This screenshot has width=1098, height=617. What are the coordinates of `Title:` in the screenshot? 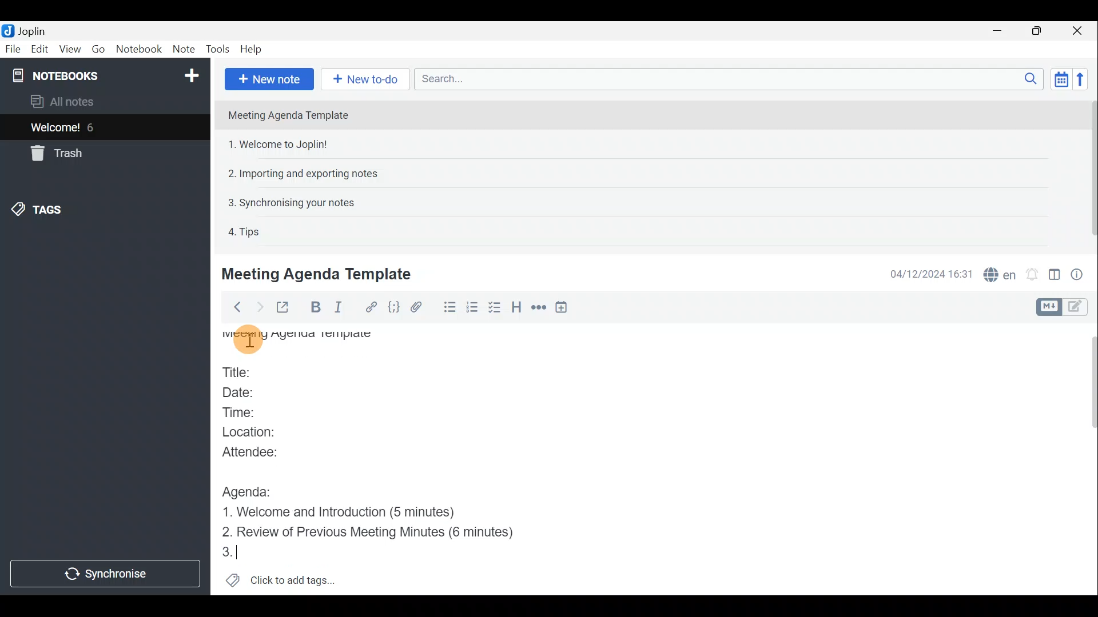 It's located at (242, 373).